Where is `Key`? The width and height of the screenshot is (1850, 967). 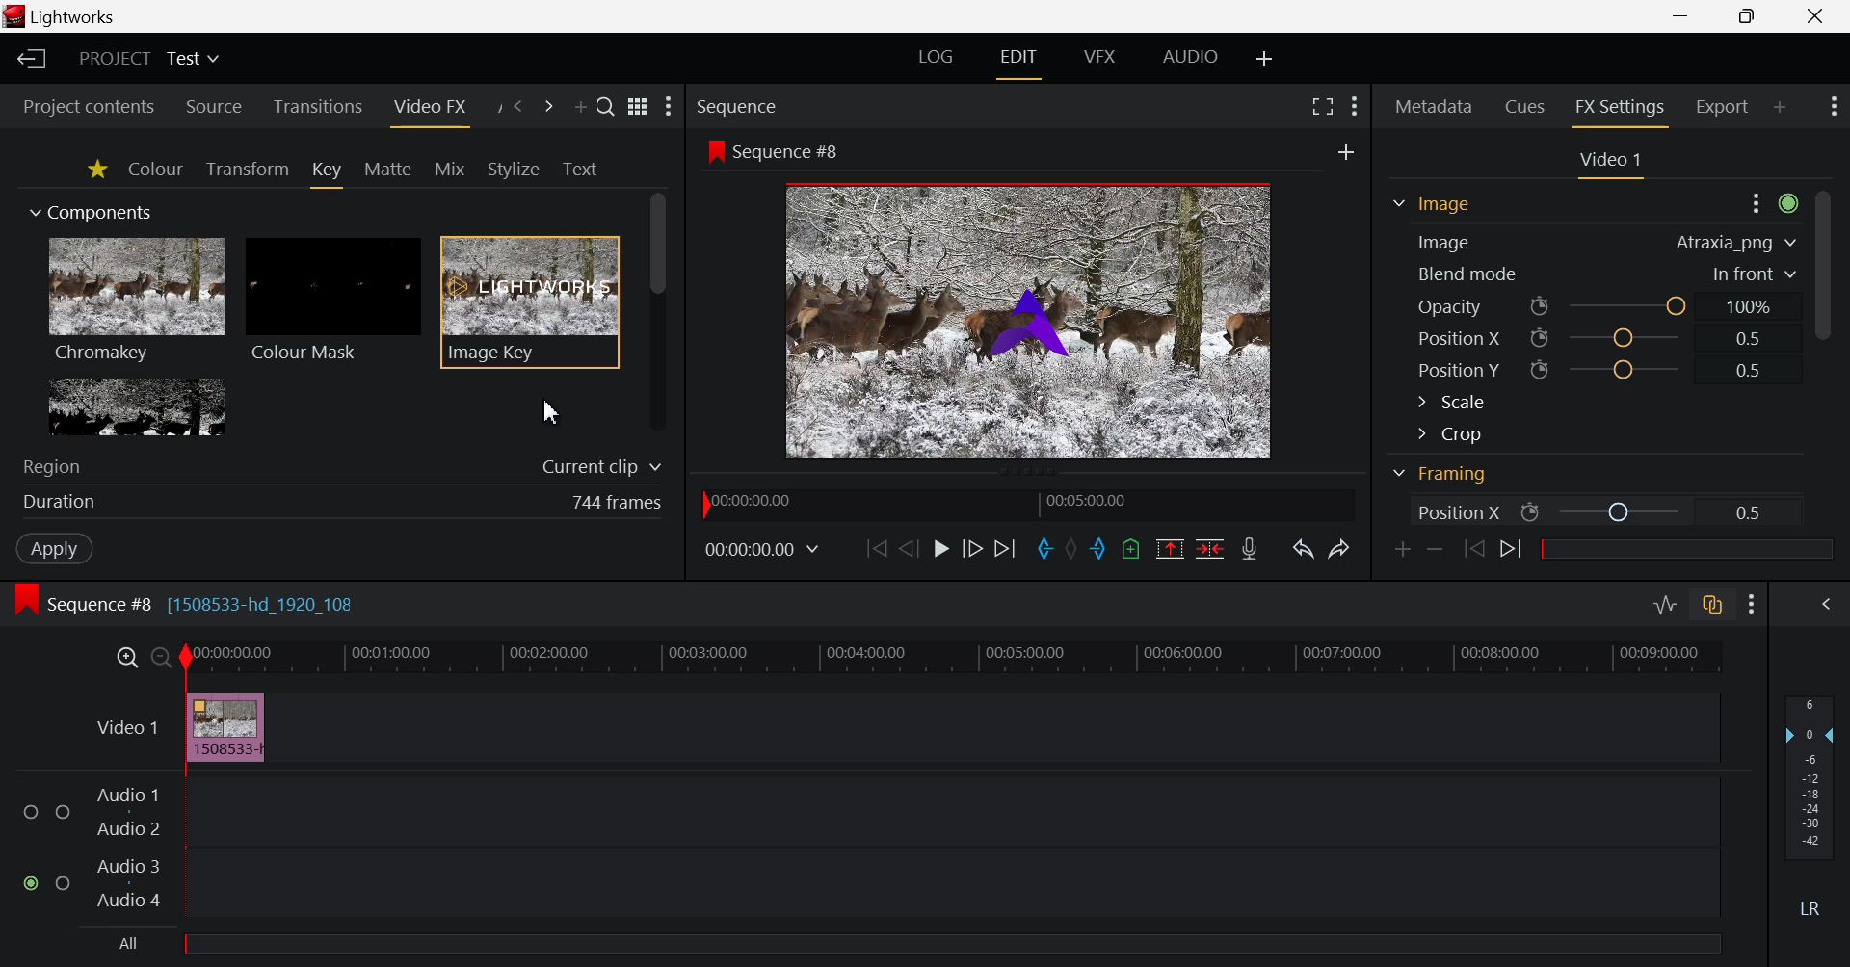
Key is located at coordinates (328, 174).